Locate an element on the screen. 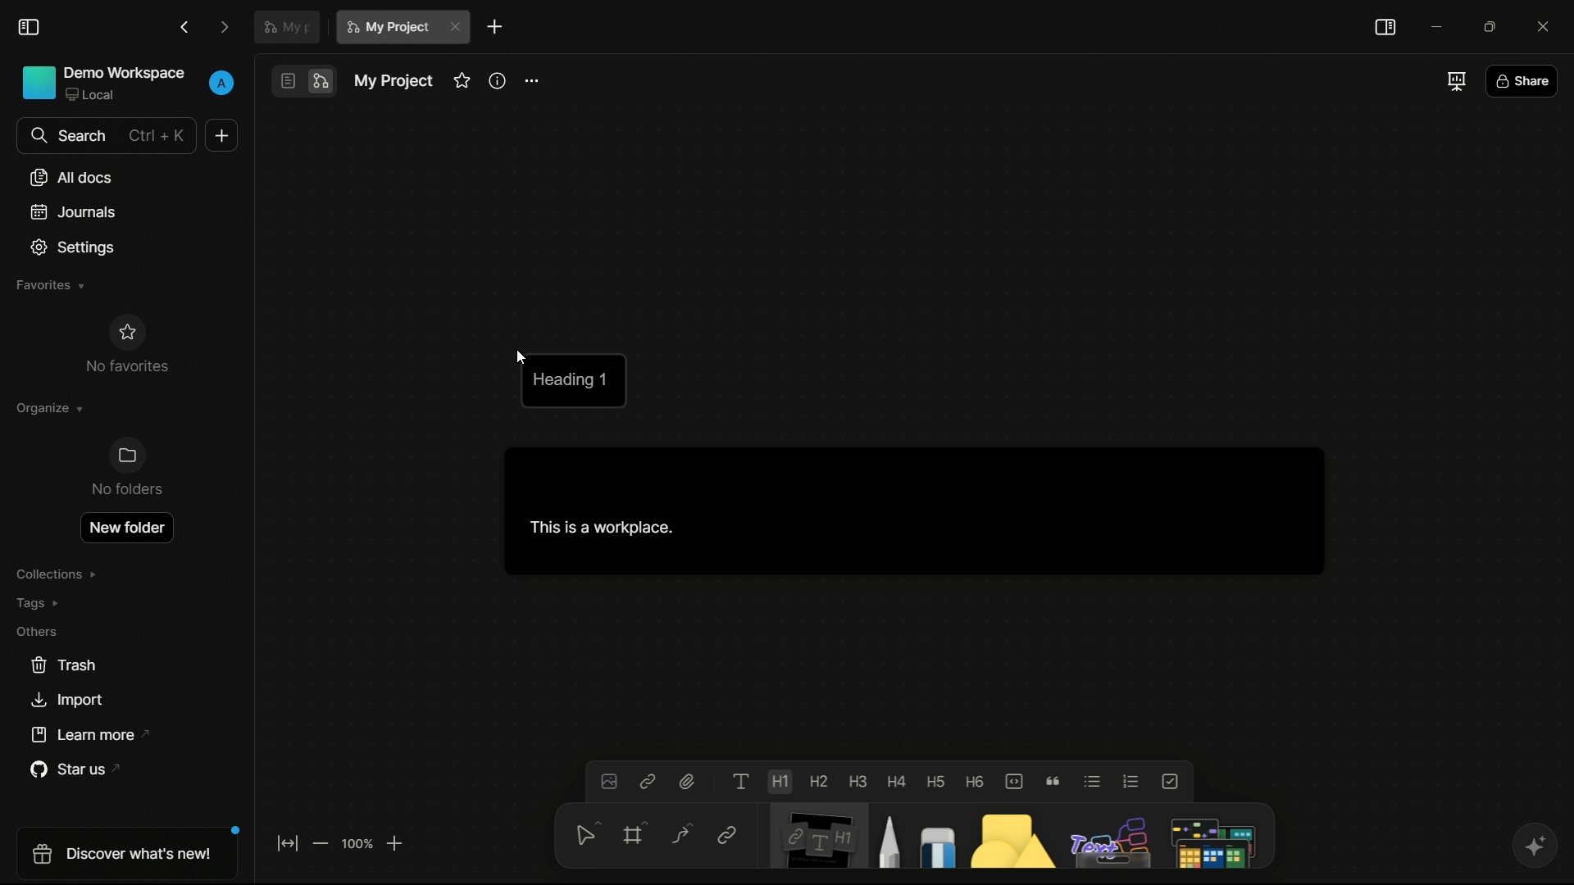 This screenshot has height=885, width=1574. heading 4 is located at coordinates (901, 775).